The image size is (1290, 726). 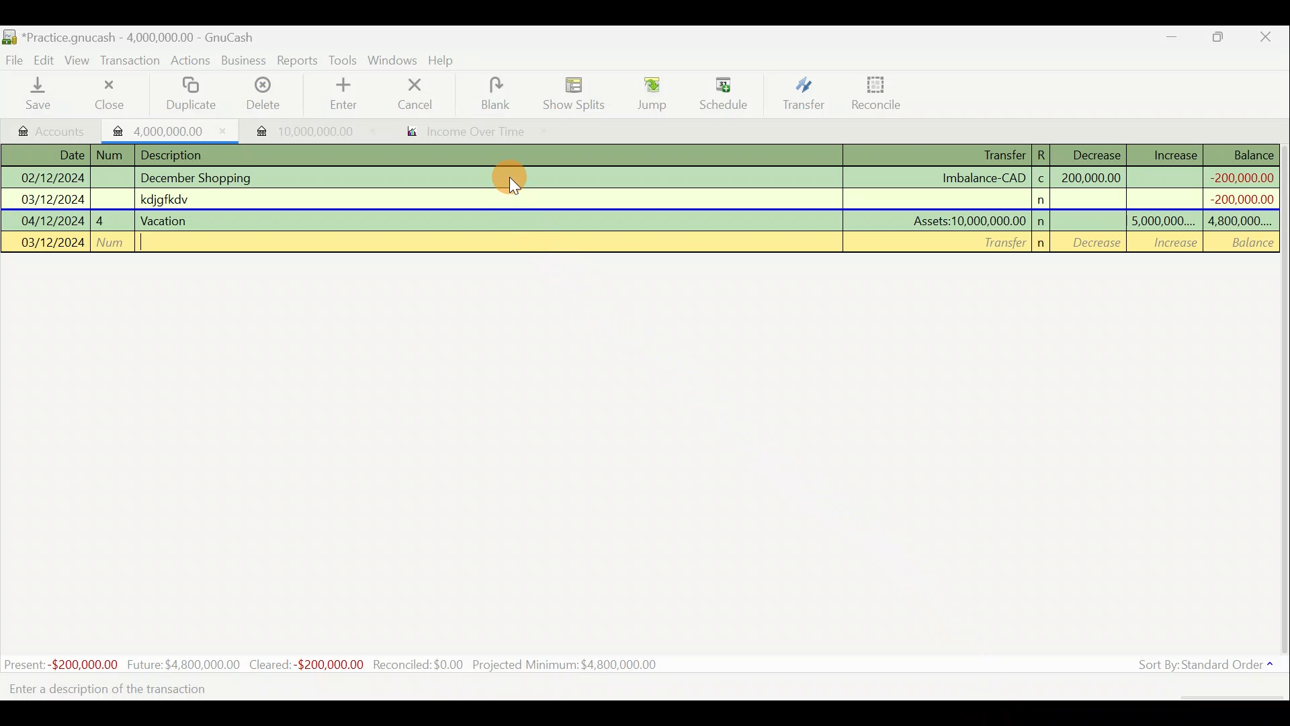 What do you see at coordinates (298, 61) in the screenshot?
I see `Reports` at bounding box center [298, 61].